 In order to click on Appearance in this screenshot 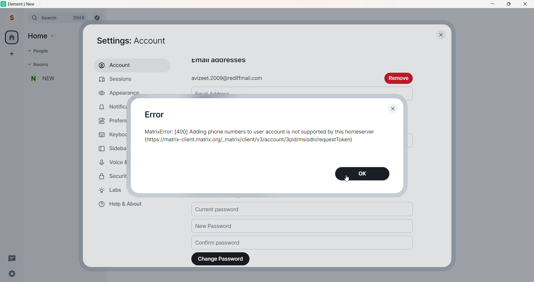, I will do `click(111, 94)`.